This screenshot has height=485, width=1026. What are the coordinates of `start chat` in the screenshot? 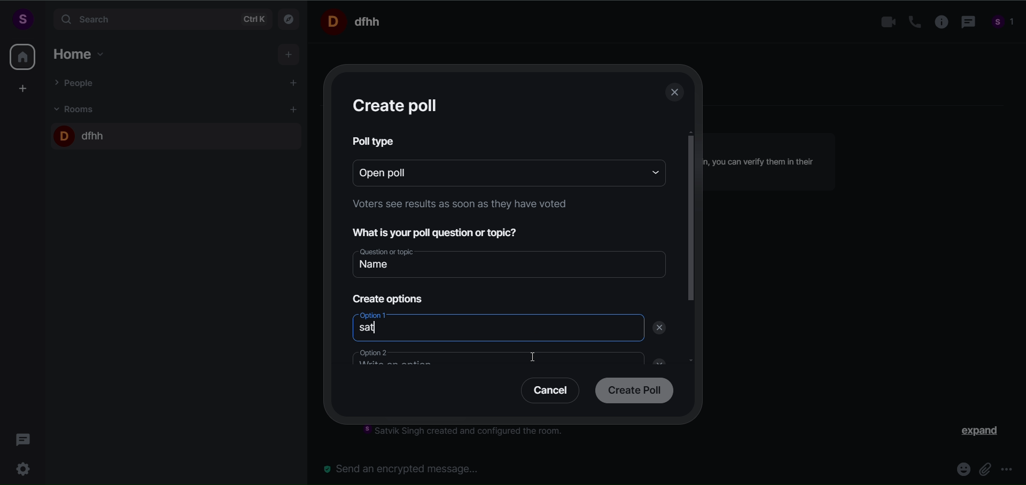 It's located at (294, 84).